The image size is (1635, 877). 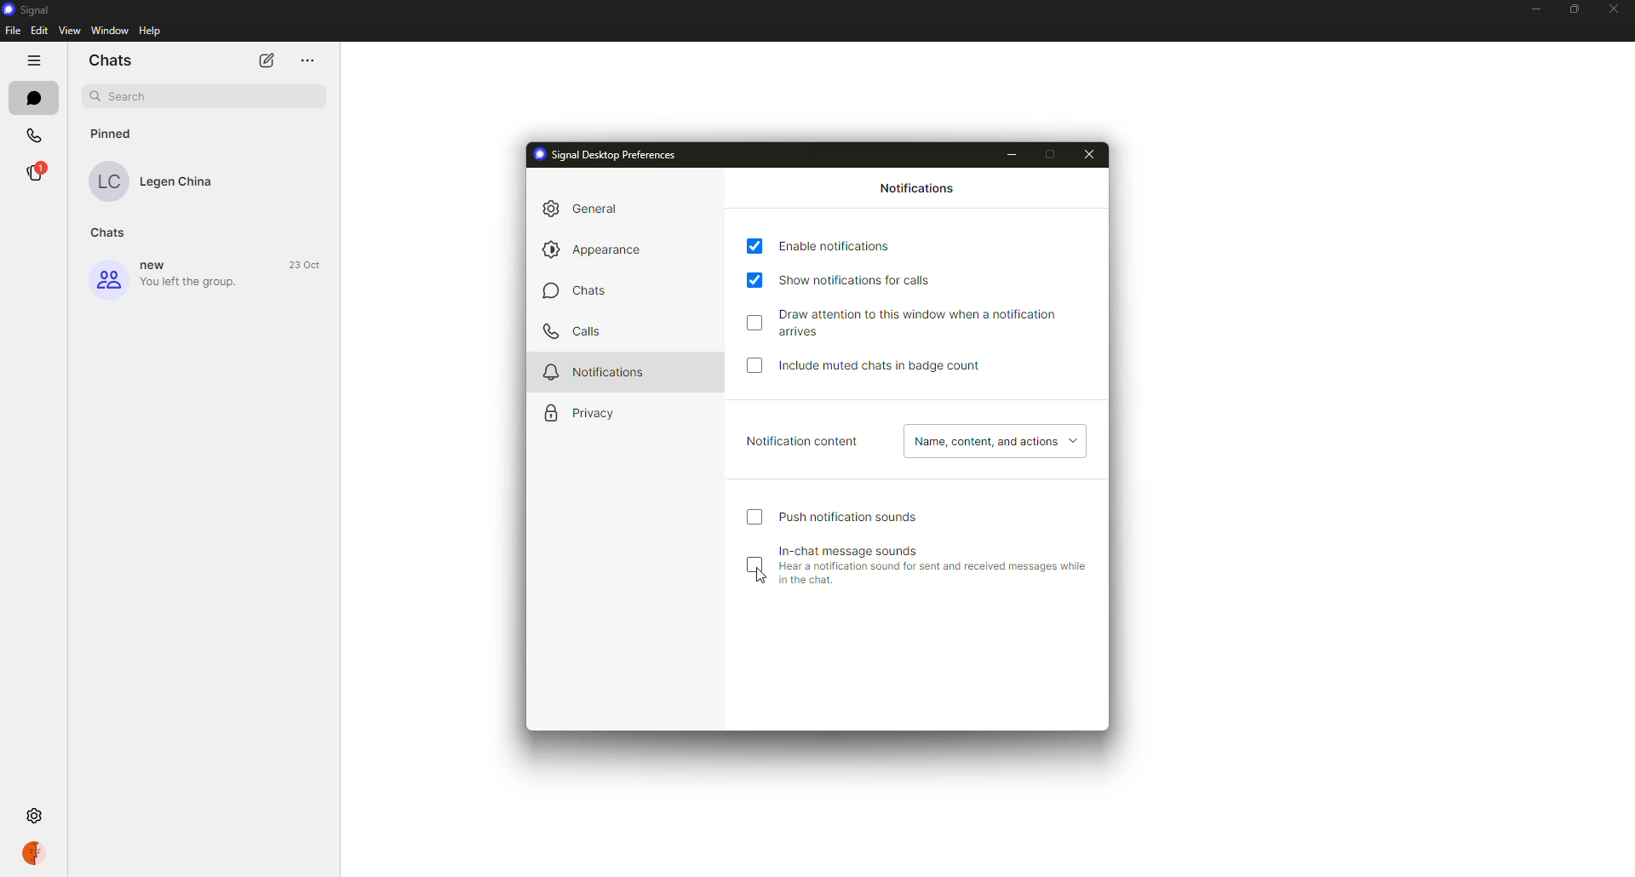 What do you see at coordinates (754, 565) in the screenshot?
I see `tap to select` at bounding box center [754, 565].